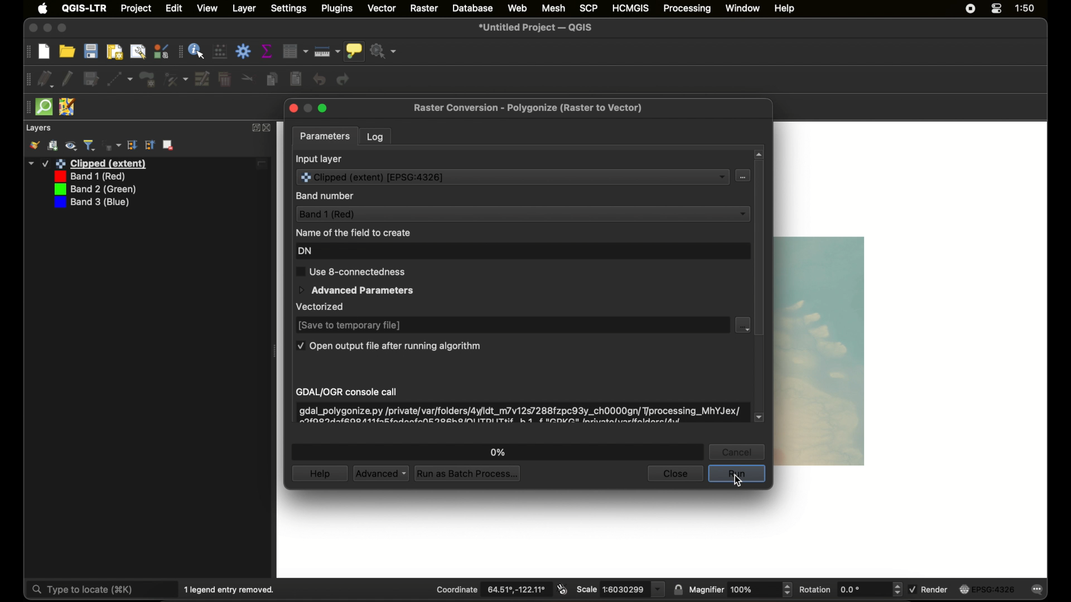 The image size is (1071, 602). I want to click on close, so click(292, 108).